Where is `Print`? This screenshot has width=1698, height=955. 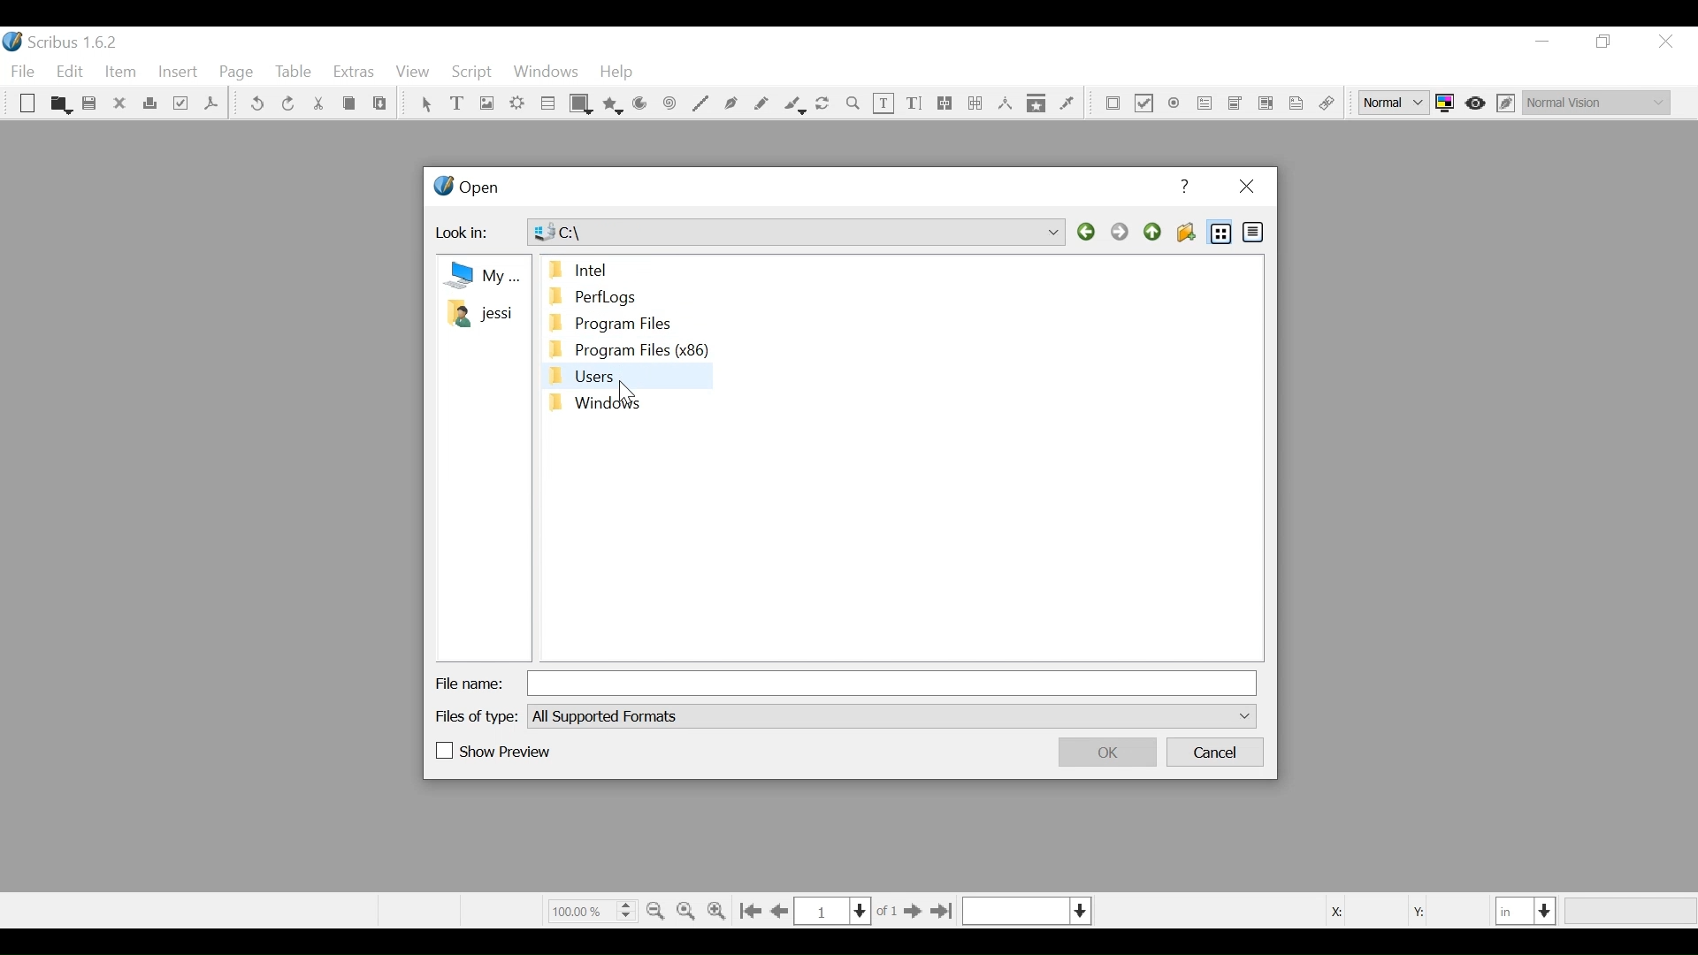
Print is located at coordinates (150, 104).